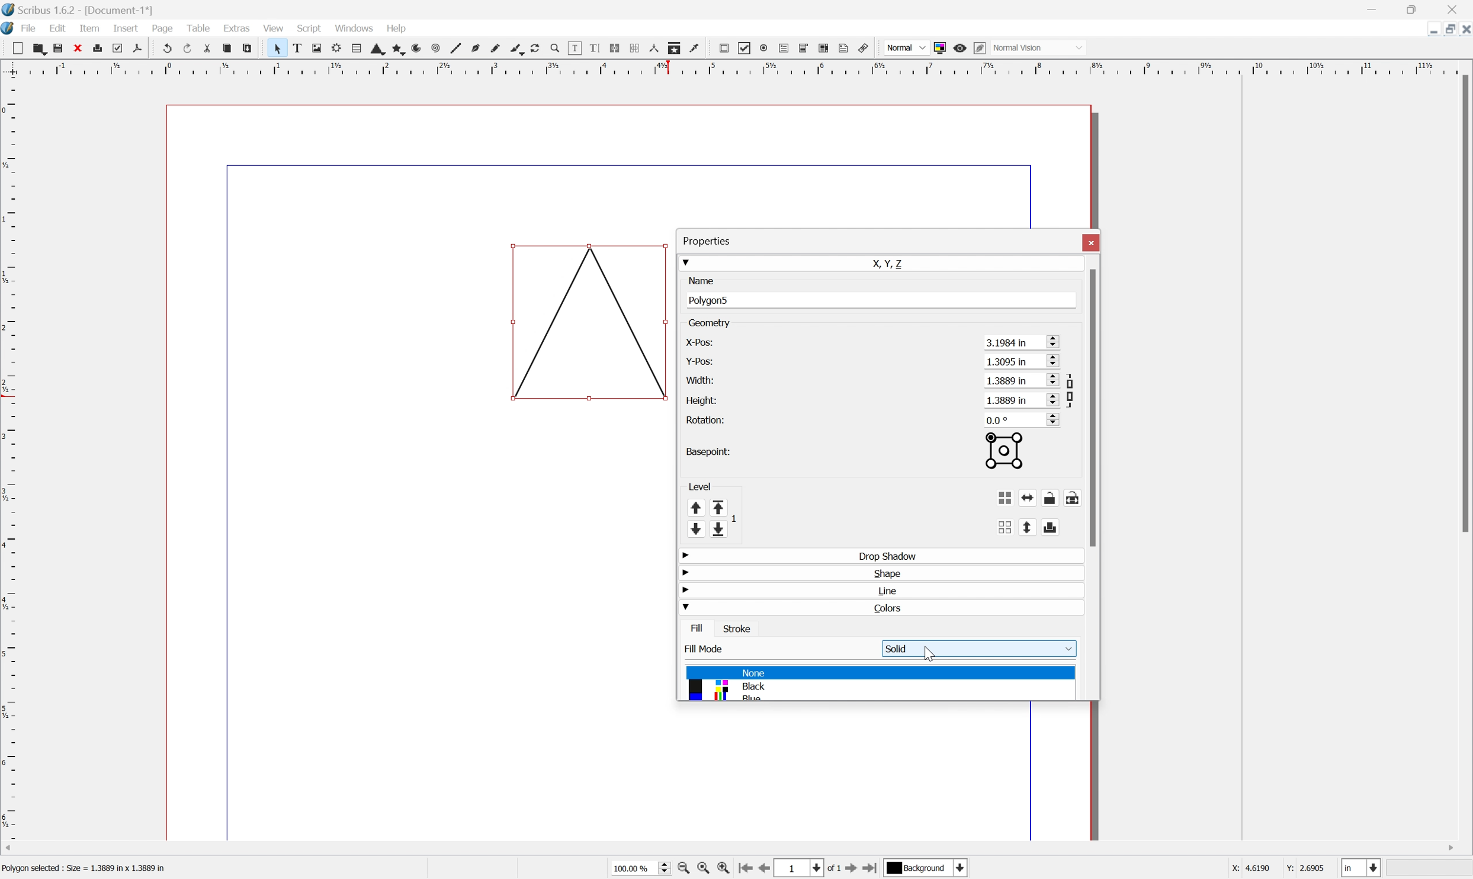 This screenshot has width=1473, height=879. What do you see at coordinates (893, 590) in the screenshot?
I see `Line` at bounding box center [893, 590].